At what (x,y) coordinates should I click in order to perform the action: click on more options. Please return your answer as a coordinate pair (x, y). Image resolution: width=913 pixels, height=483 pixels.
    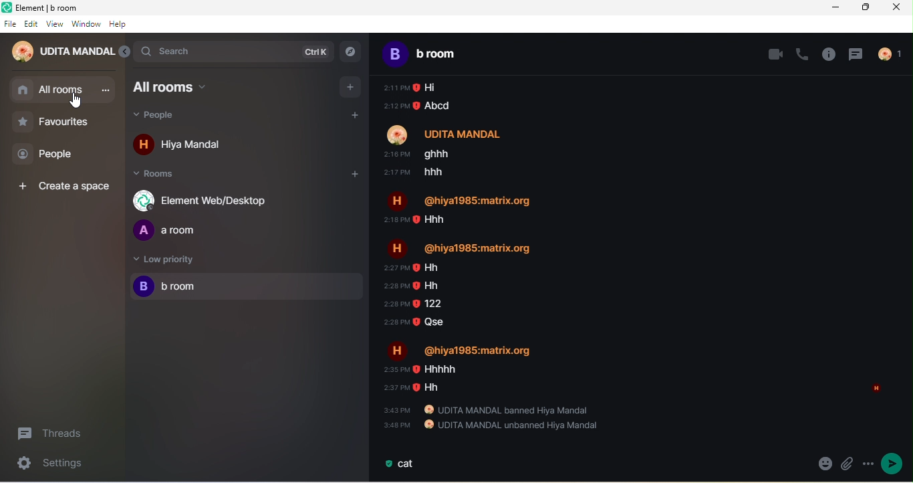
    Looking at the image, I should click on (104, 91).